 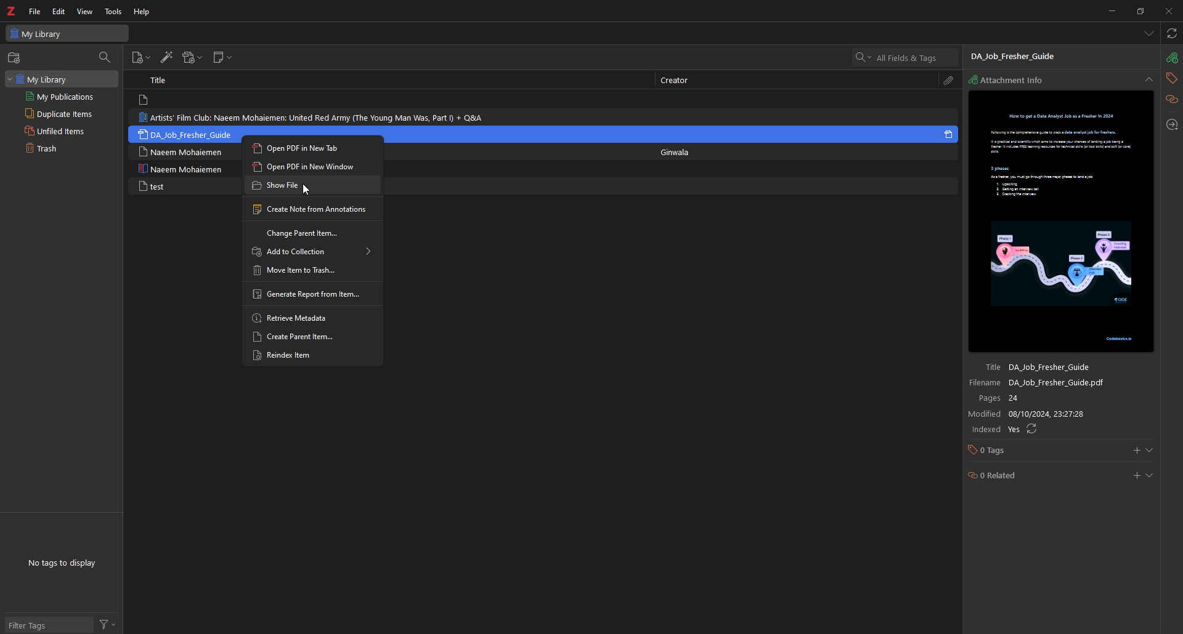 What do you see at coordinates (1148, 81) in the screenshot?
I see `collapse` at bounding box center [1148, 81].